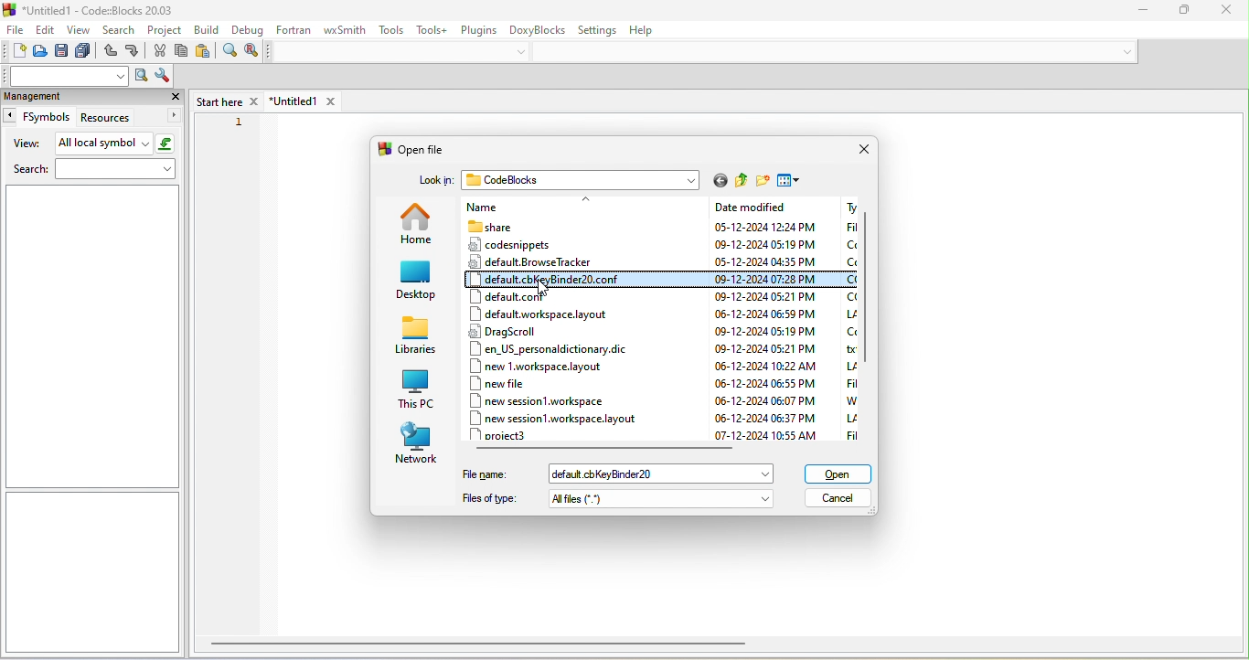  I want to click on new 1 workspace layout, so click(543, 365).